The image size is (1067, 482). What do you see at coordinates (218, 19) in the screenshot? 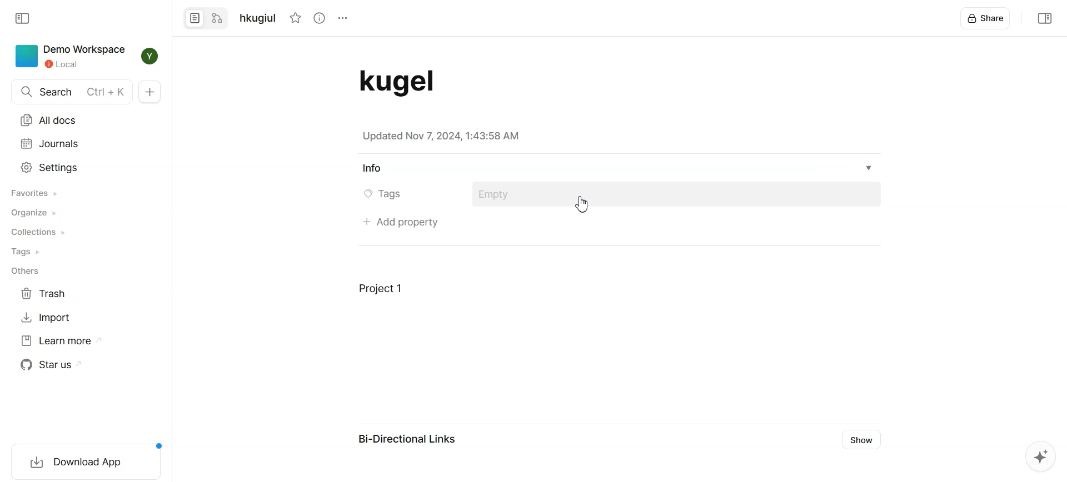
I see `Convert to edgeless` at bounding box center [218, 19].